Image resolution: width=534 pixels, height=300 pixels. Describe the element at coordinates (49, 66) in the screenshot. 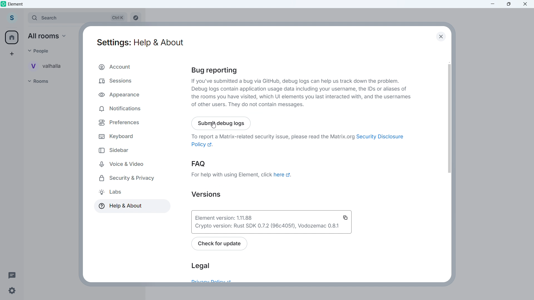

I see `Personal room ` at that location.